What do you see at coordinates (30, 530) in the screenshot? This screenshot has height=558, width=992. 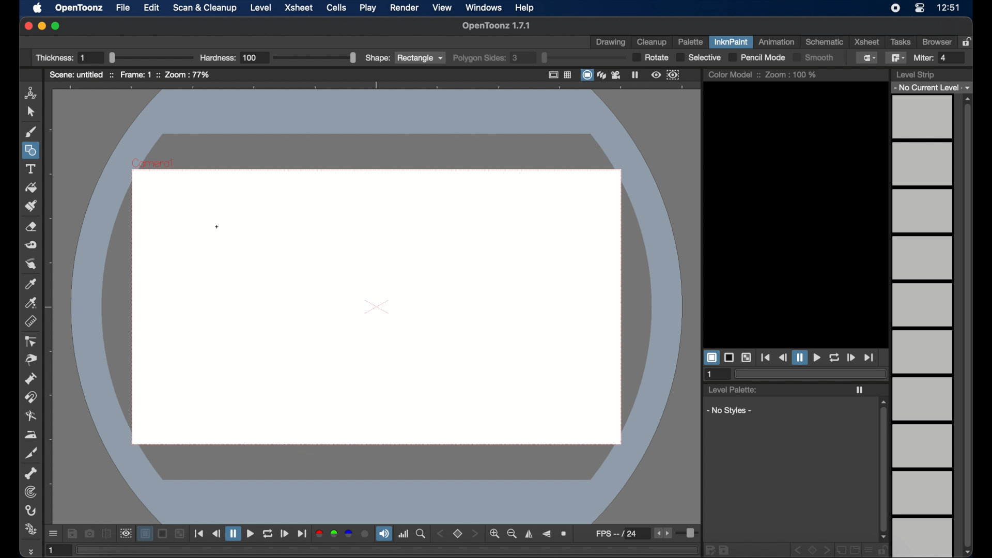 I see `plastic tool` at bounding box center [30, 530].